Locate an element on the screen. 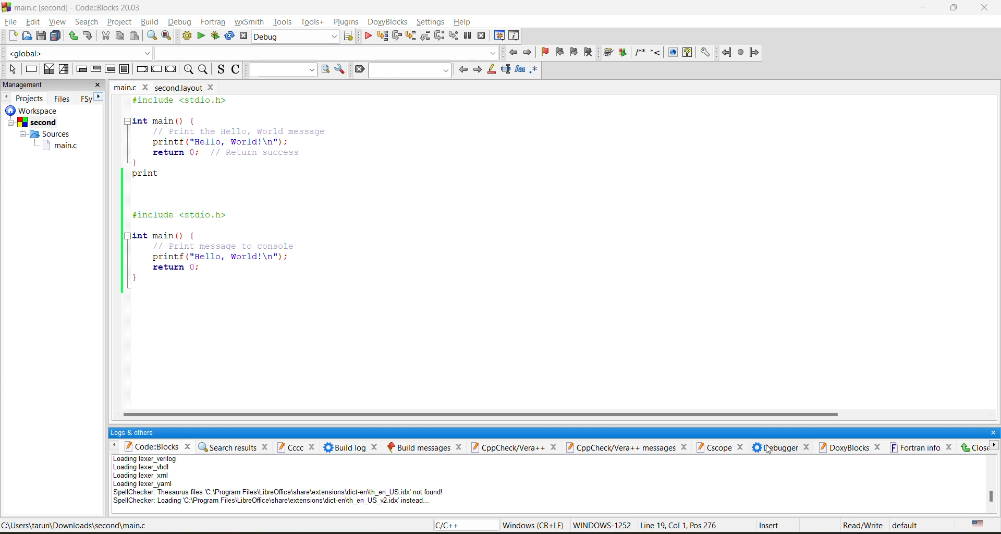 The width and height of the screenshot is (1001, 534). logs and others is located at coordinates (136, 433).